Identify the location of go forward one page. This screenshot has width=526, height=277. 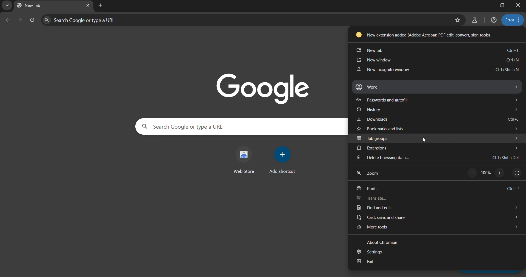
(19, 21).